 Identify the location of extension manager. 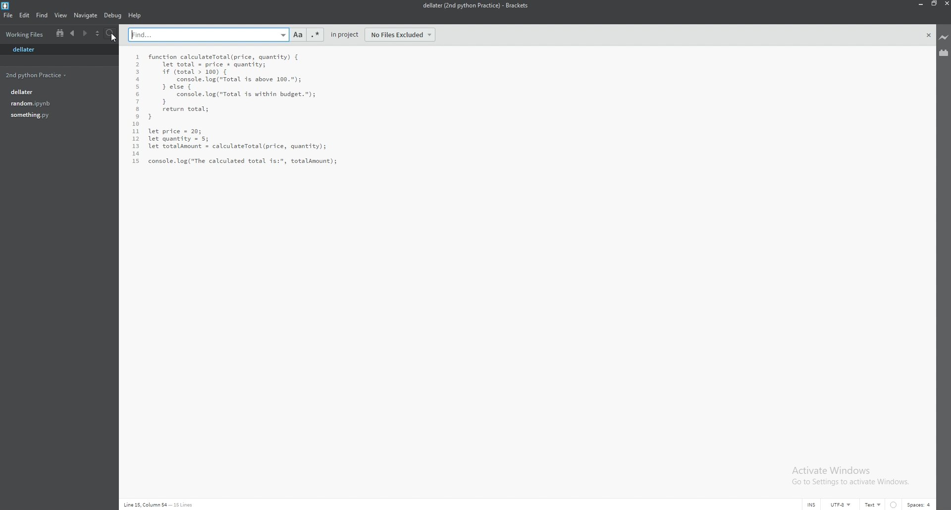
(944, 53).